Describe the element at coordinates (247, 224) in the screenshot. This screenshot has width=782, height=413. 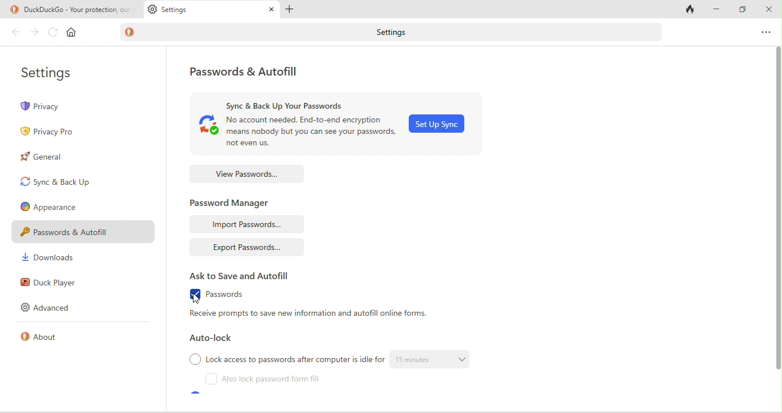
I see `import passwords` at that location.